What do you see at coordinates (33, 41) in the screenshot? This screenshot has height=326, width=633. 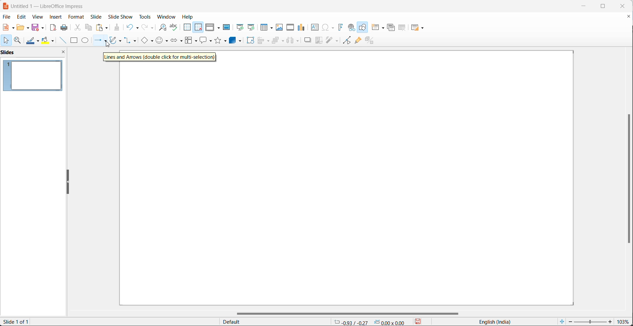 I see `line color` at bounding box center [33, 41].